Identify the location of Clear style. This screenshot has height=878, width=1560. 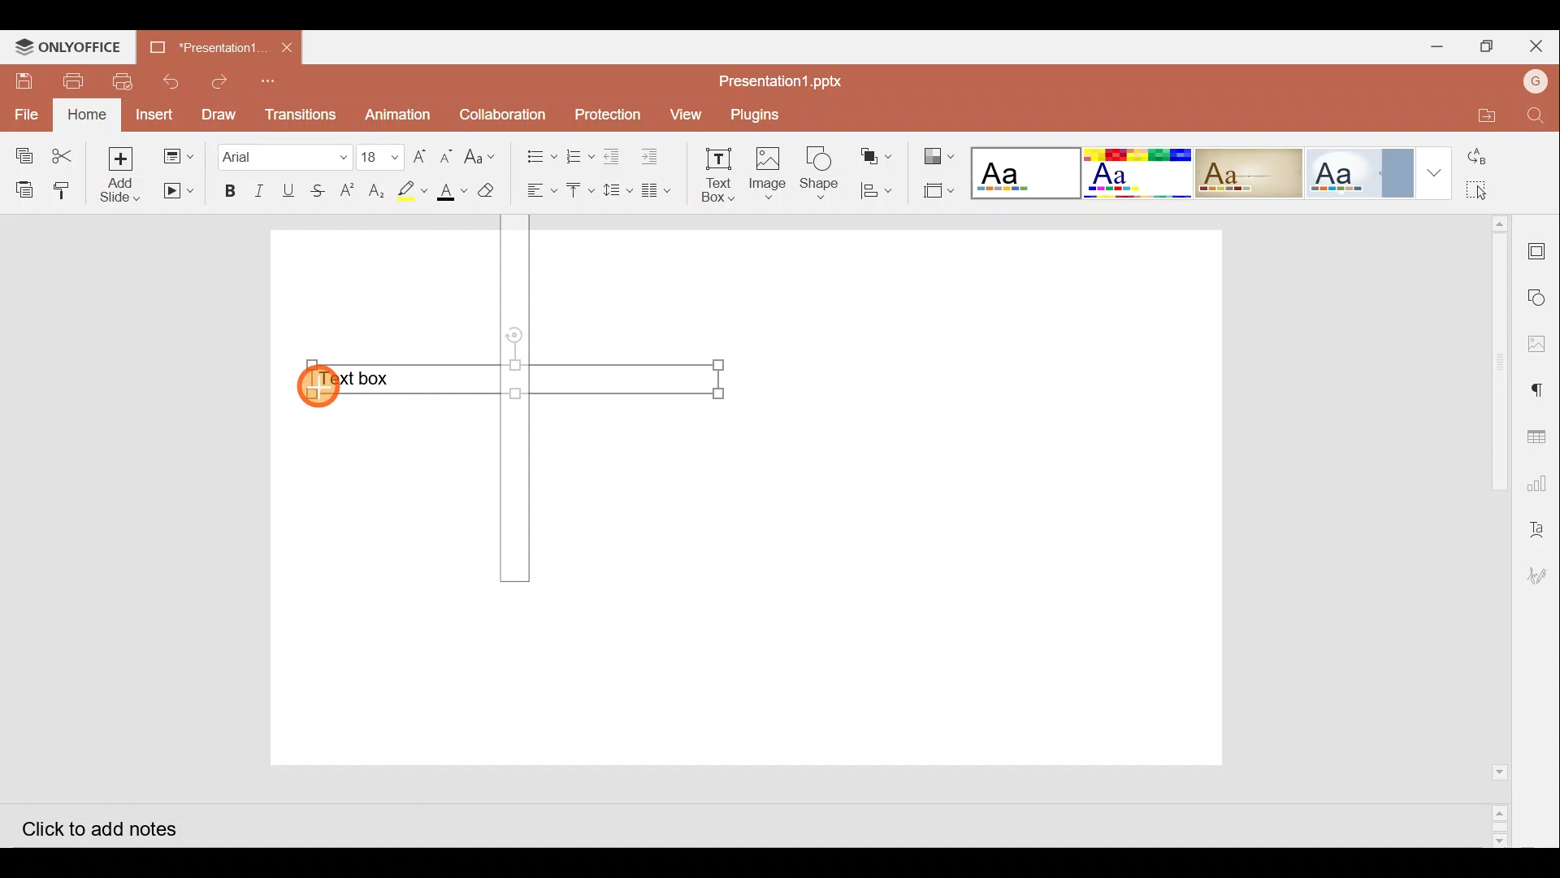
(488, 194).